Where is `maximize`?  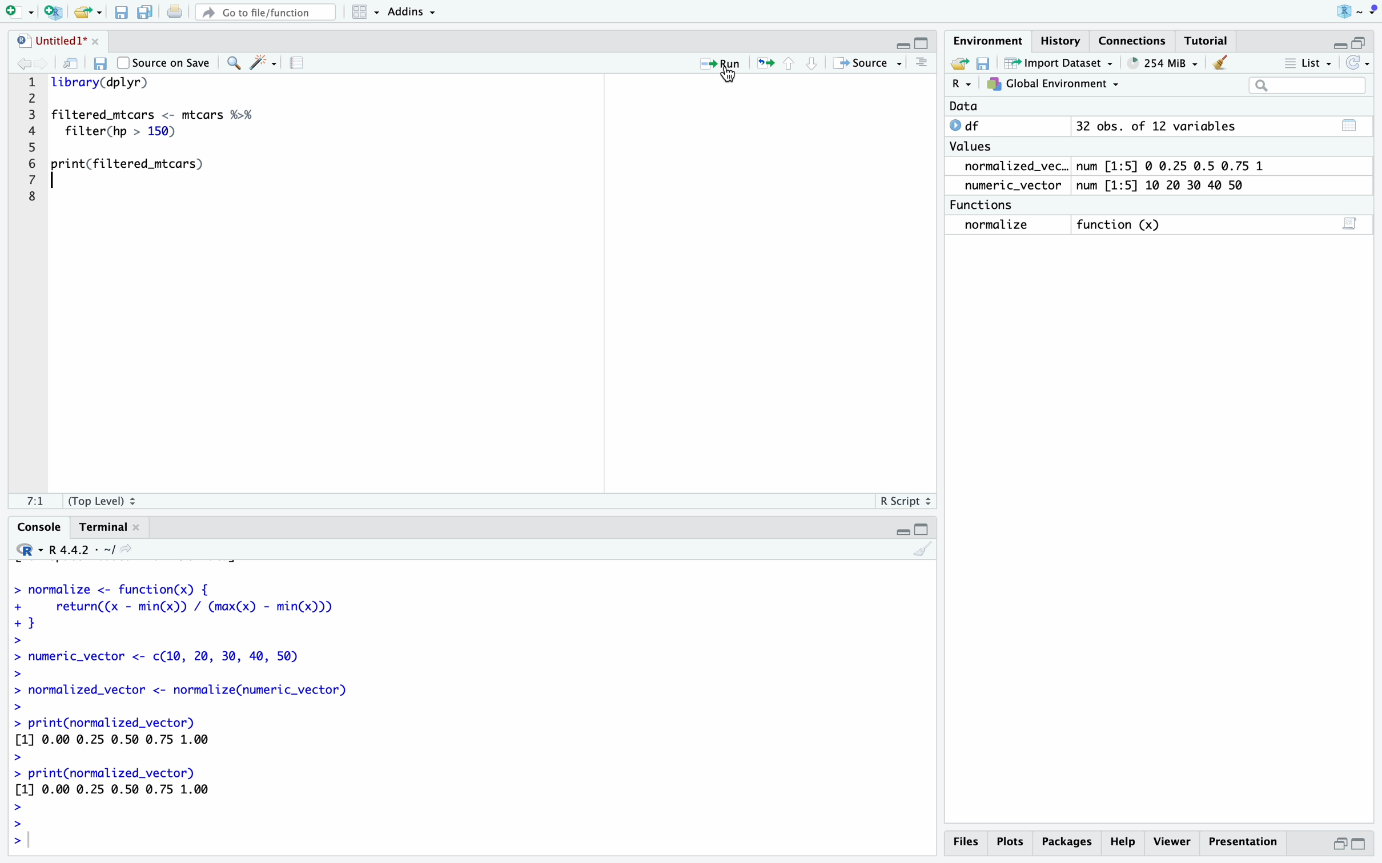
maximize is located at coordinates (1360, 43).